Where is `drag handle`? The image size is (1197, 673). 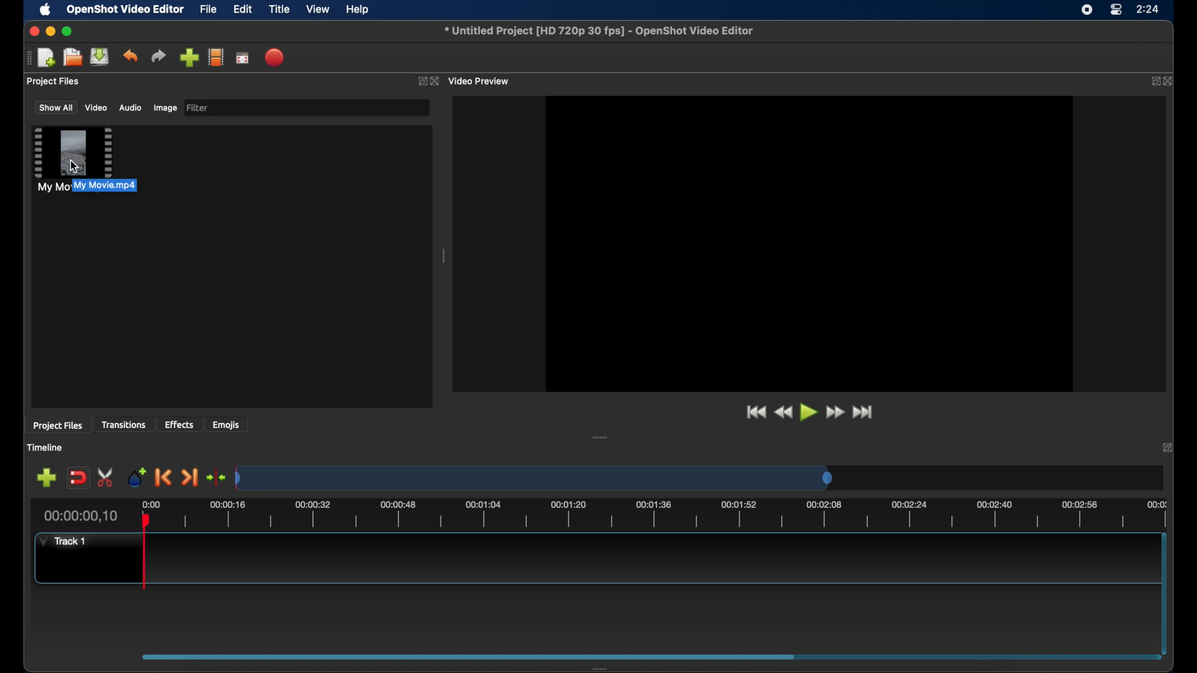
drag handle is located at coordinates (601, 437).